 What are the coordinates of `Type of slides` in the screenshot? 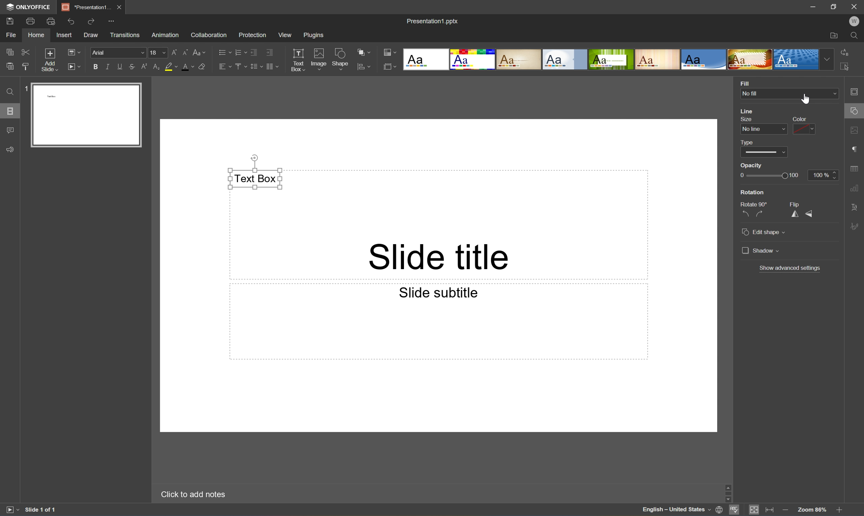 It's located at (610, 60).